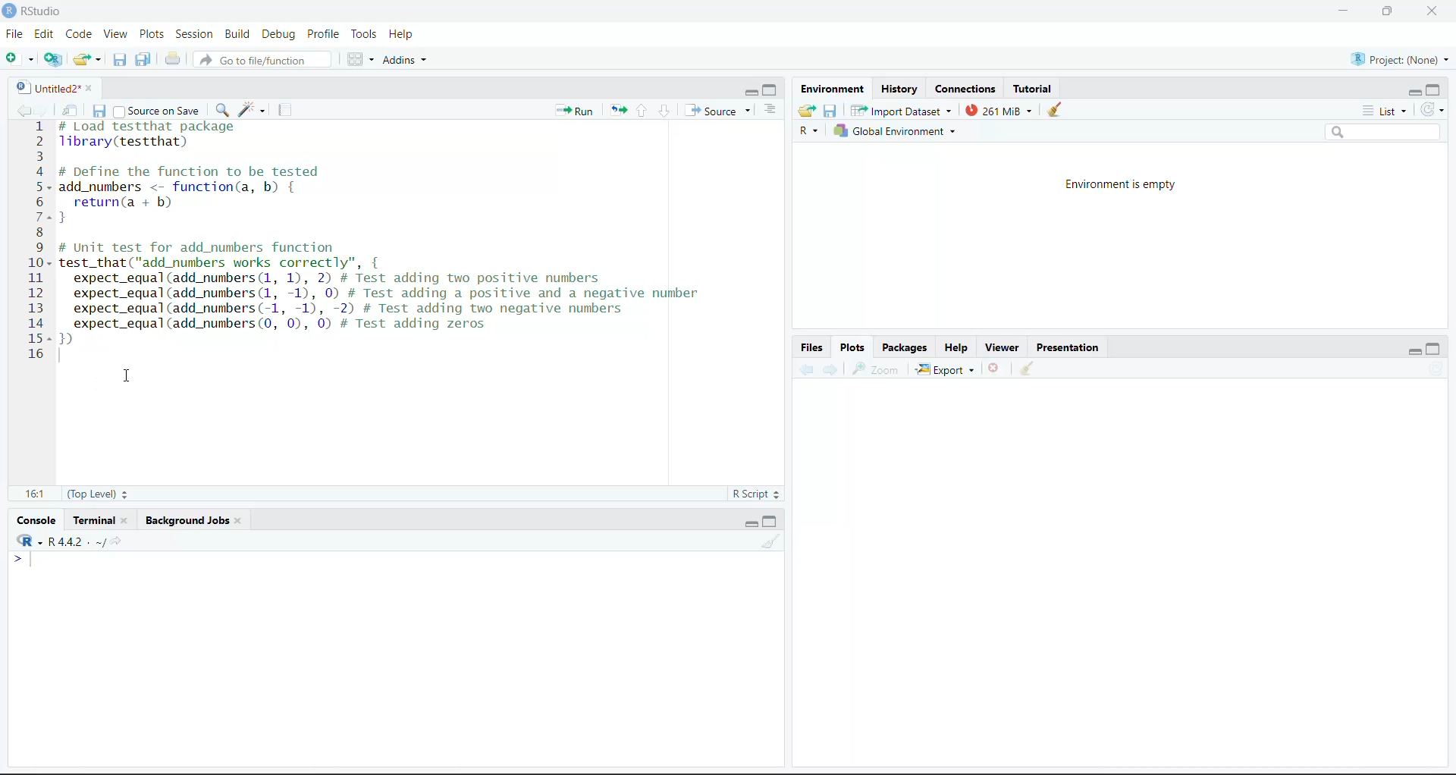 This screenshot has height=775, width=1456. Describe the element at coordinates (406, 59) in the screenshot. I see `Addins` at that location.